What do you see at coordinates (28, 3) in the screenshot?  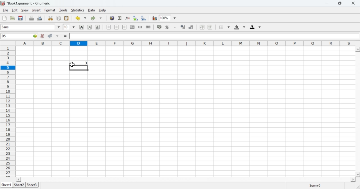 I see `Book1.gnumeric - Gnumeric` at bounding box center [28, 3].